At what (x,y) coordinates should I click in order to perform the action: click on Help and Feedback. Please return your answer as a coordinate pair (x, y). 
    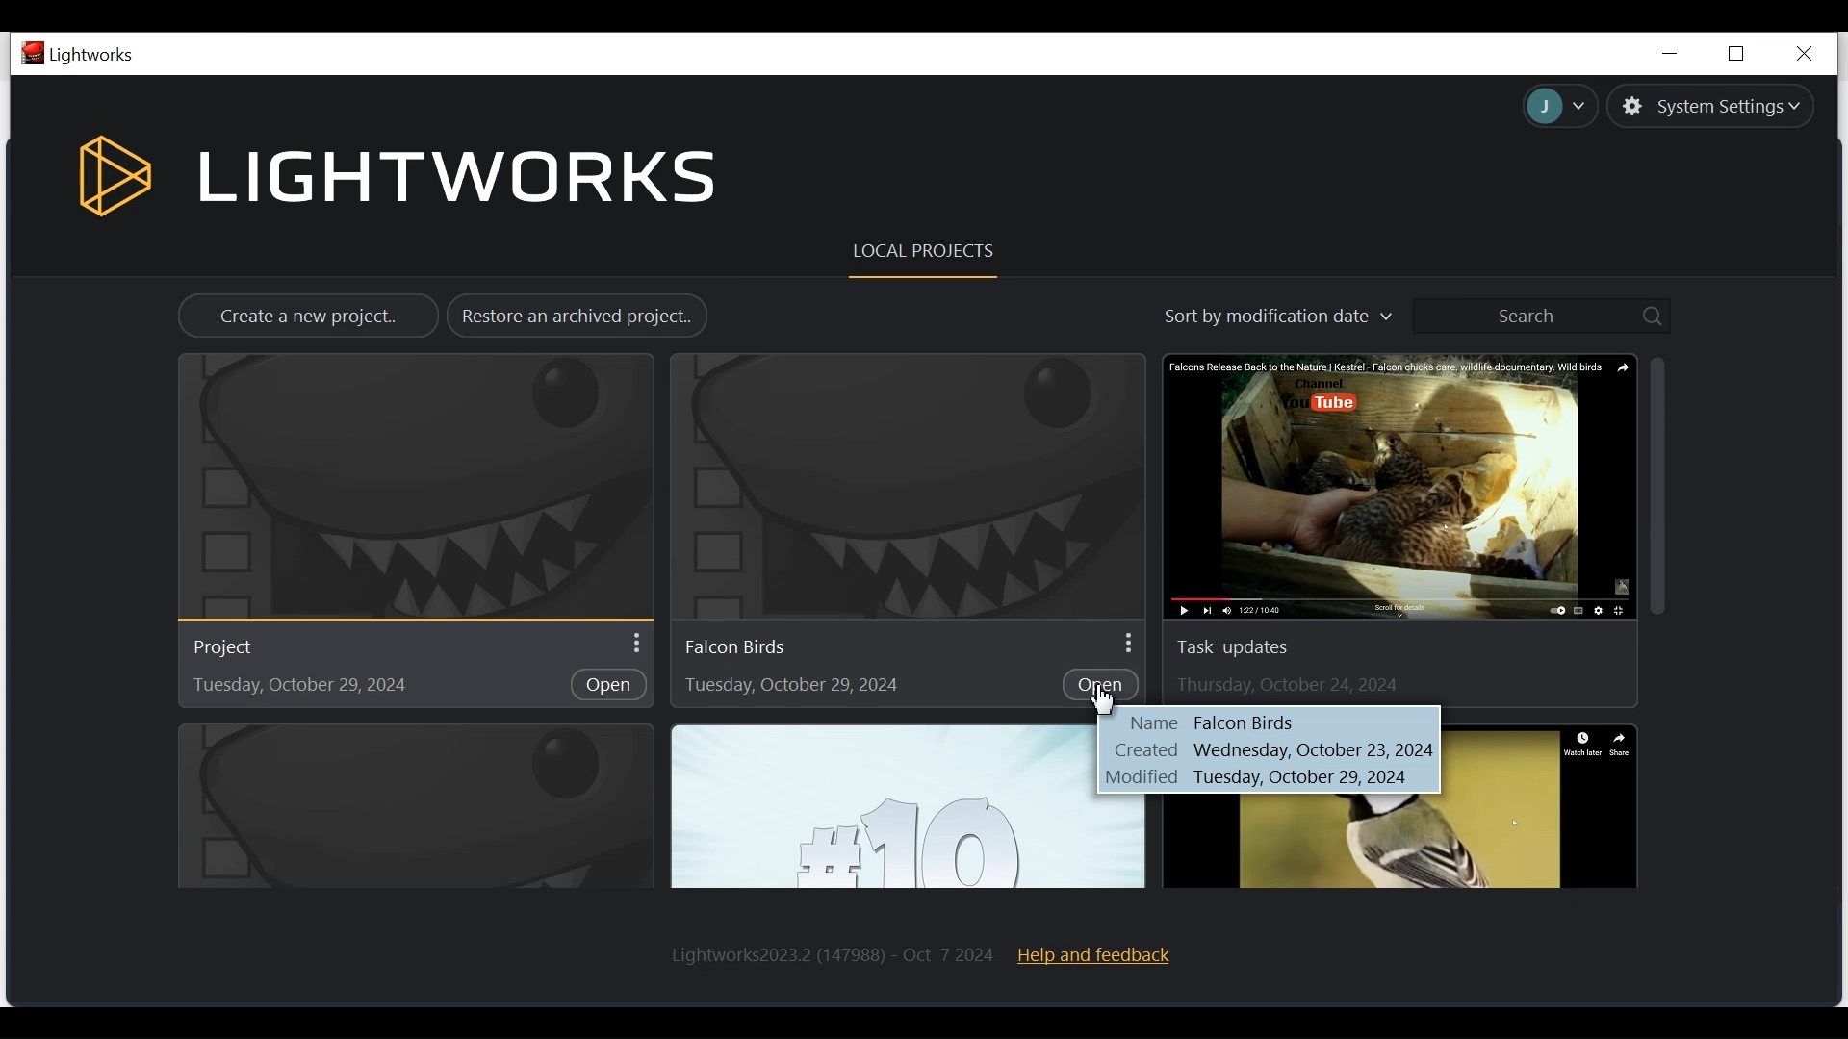
    Looking at the image, I should click on (1104, 952).